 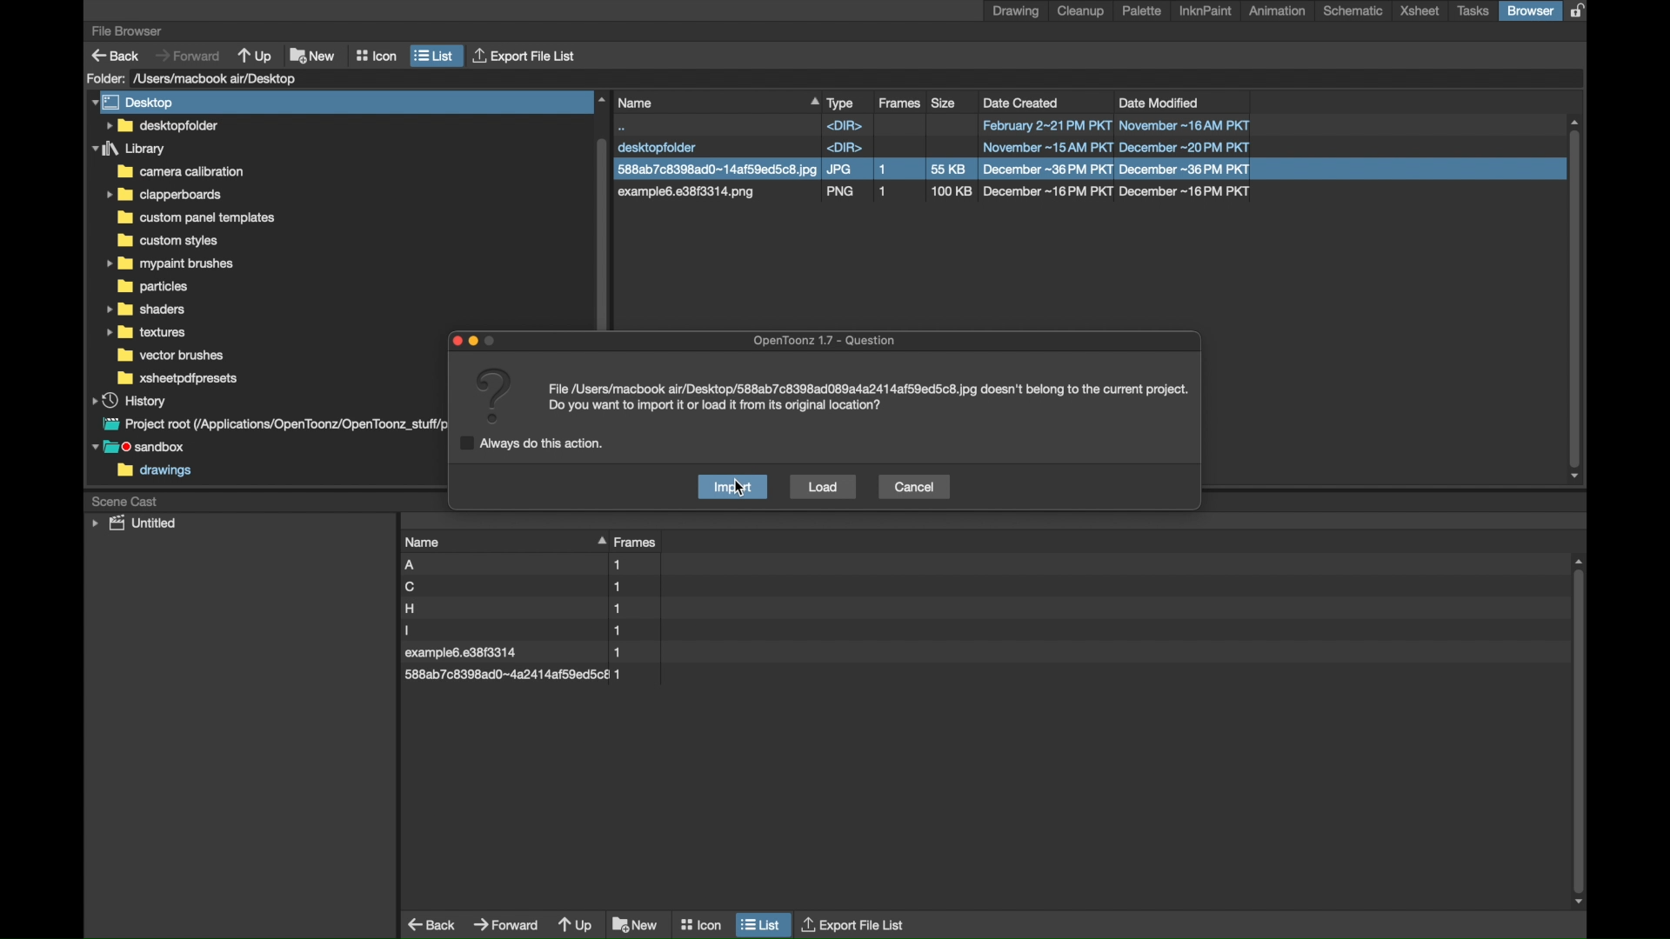 What do you see at coordinates (313, 53) in the screenshot?
I see `new` at bounding box center [313, 53].